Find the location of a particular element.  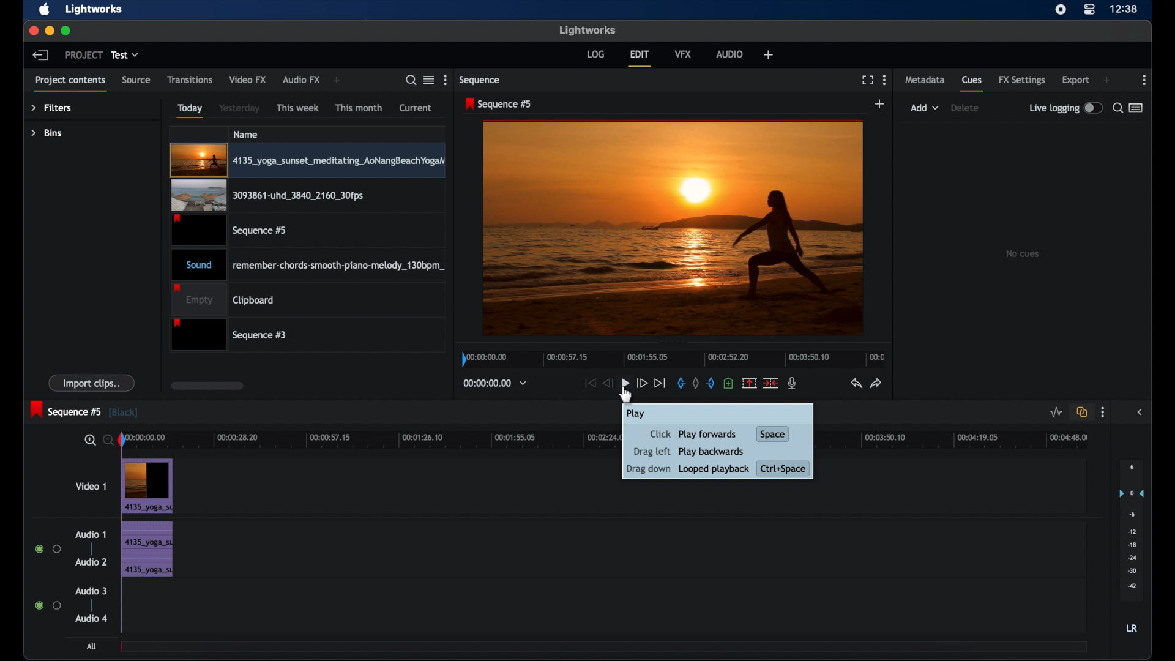

clear all marks is located at coordinates (695, 383).